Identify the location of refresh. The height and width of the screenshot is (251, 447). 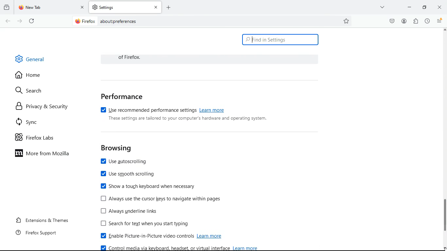
(32, 21).